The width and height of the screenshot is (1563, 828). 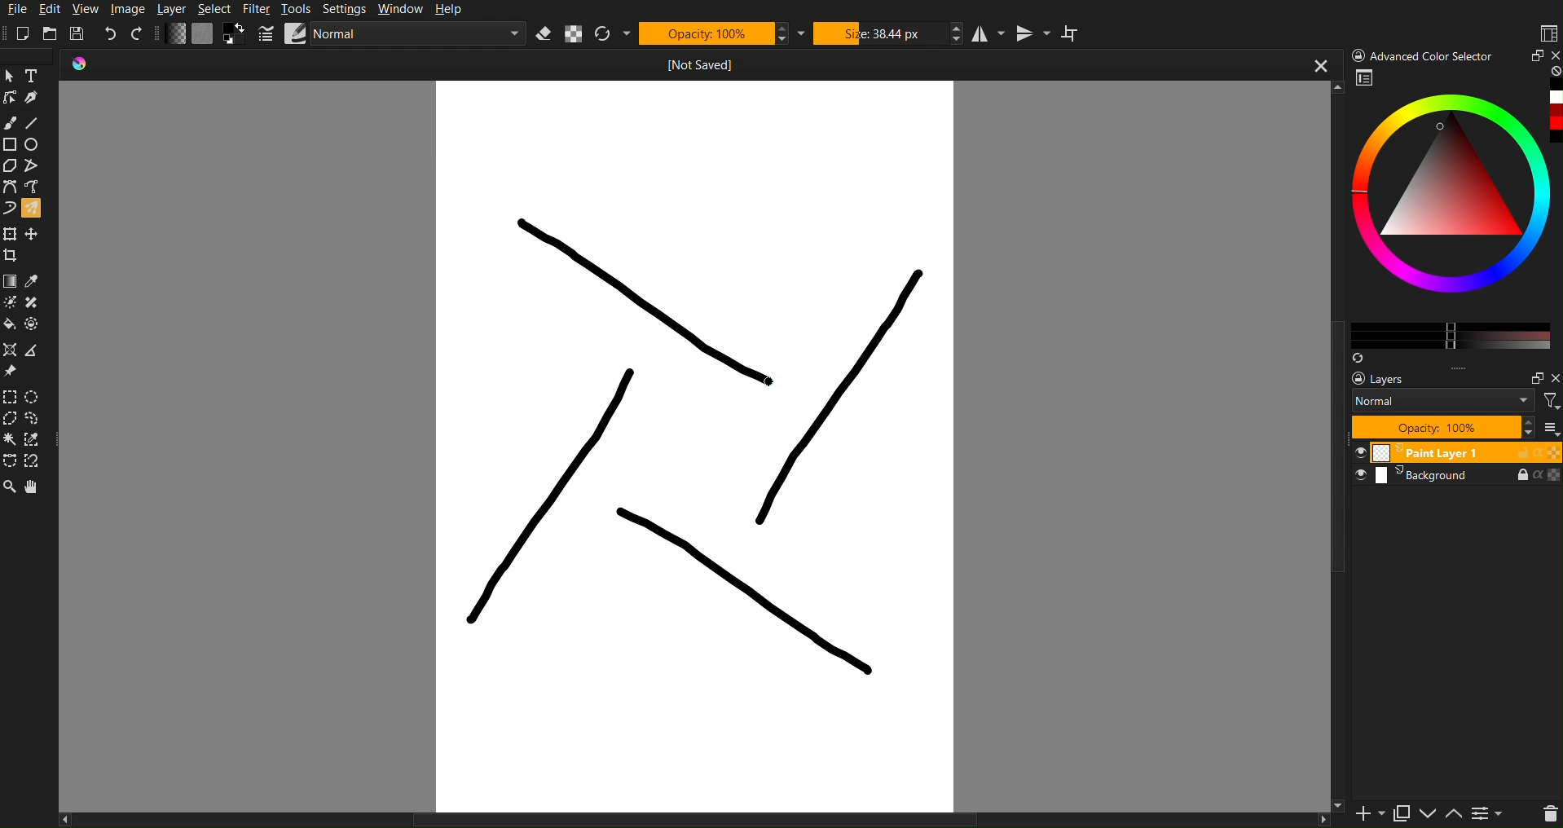 What do you see at coordinates (36, 98) in the screenshot?
I see `Pen Tool` at bounding box center [36, 98].